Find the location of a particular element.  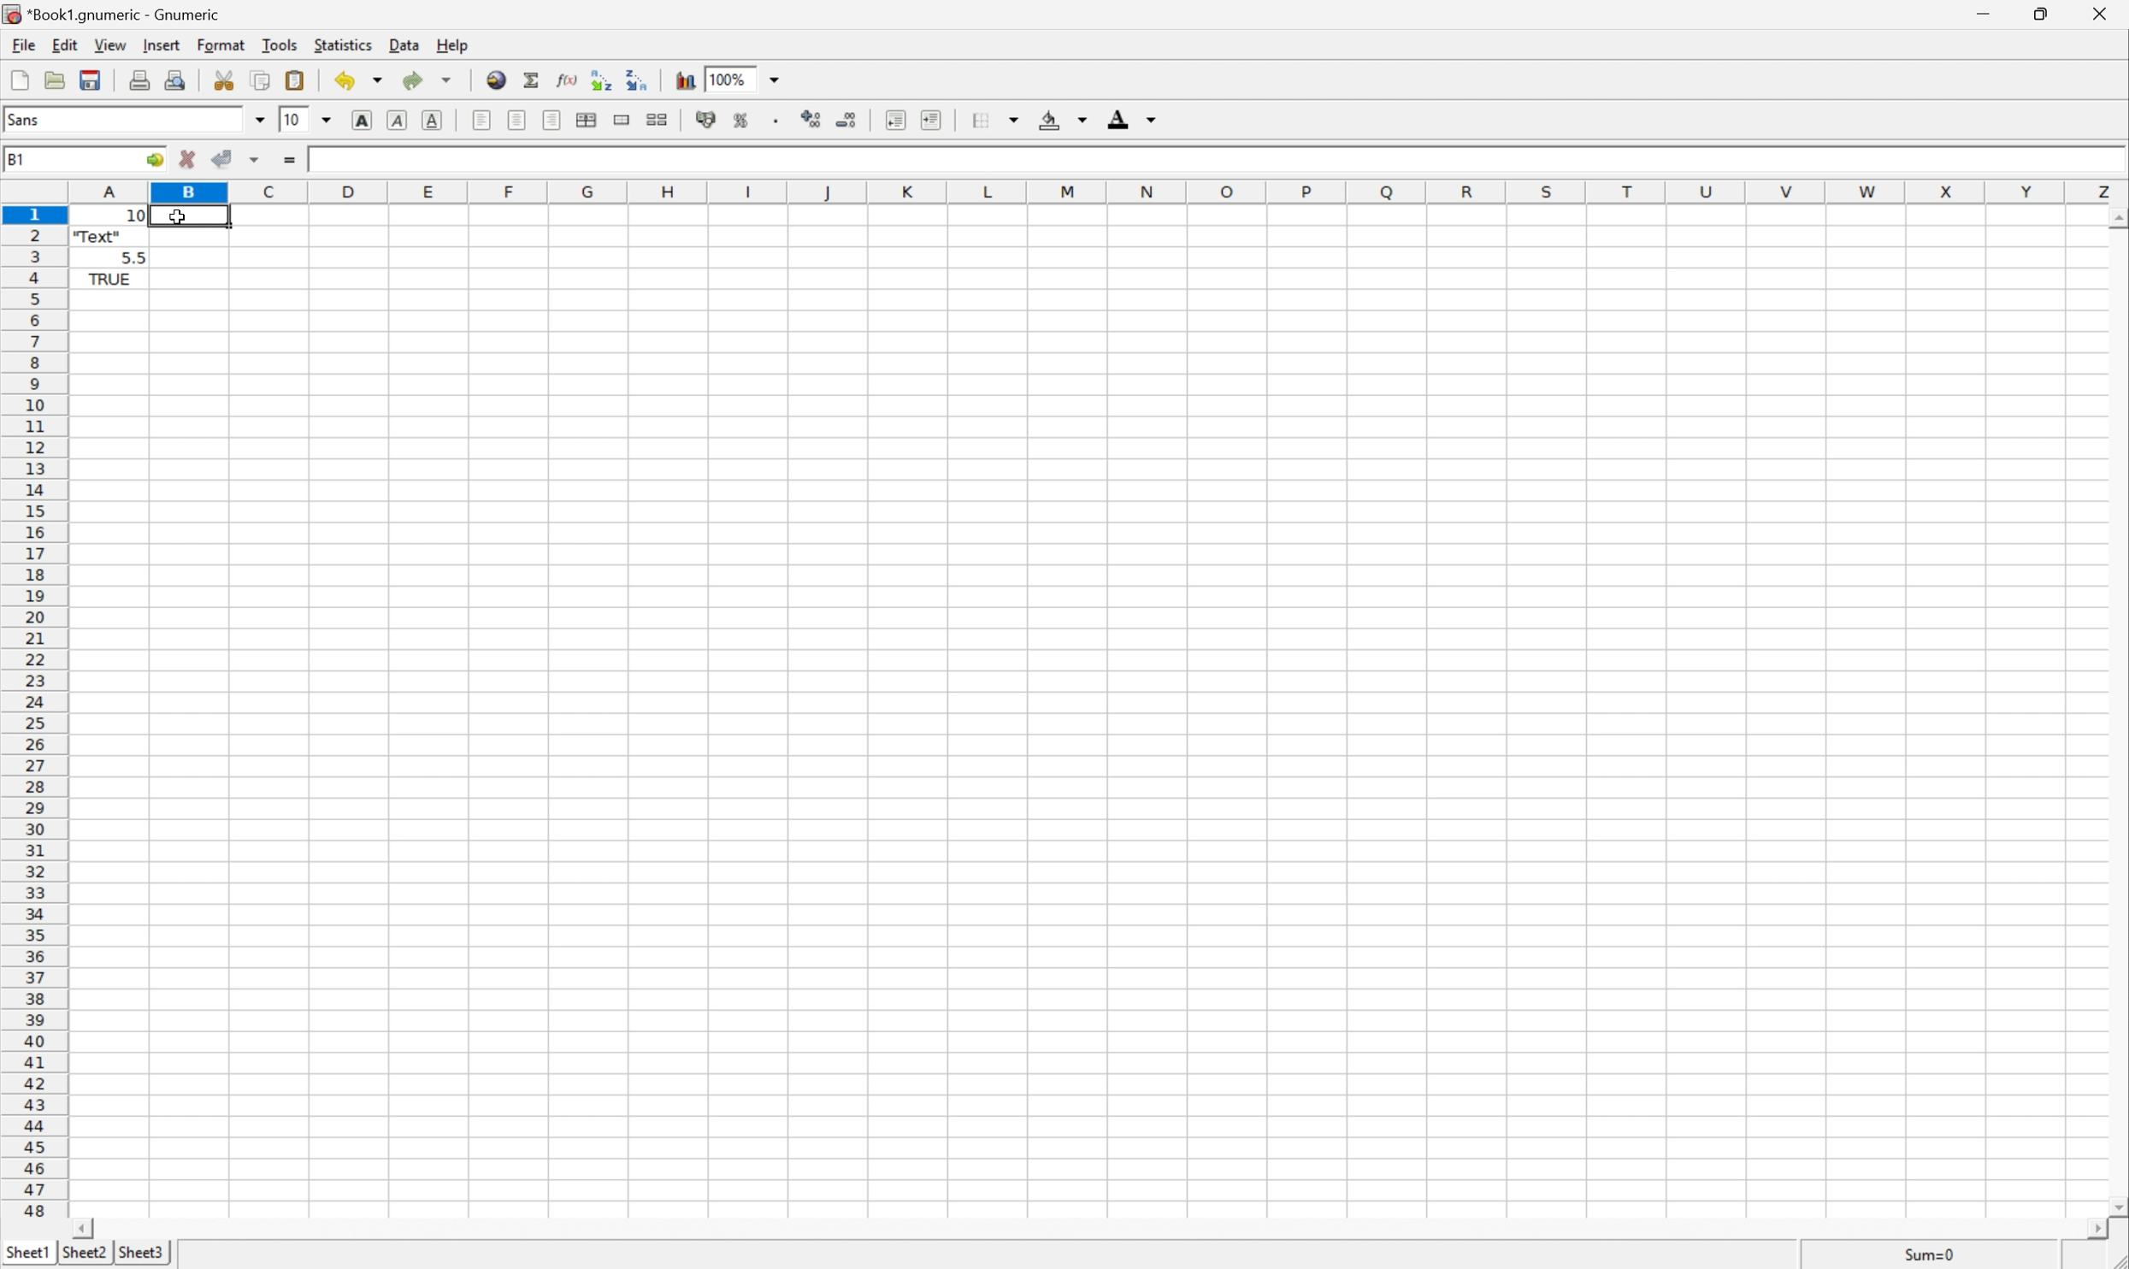

Cursor is located at coordinates (180, 215).